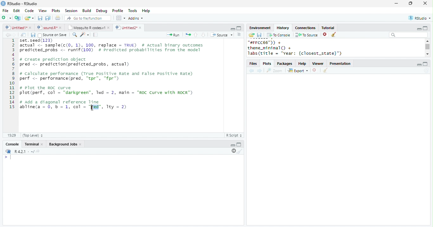 Image resolution: width=433 pixels, height=227 pixels. What do you see at coordinates (40, 18) in the screenshot?
I see `save` at bounding box center [40, 18].